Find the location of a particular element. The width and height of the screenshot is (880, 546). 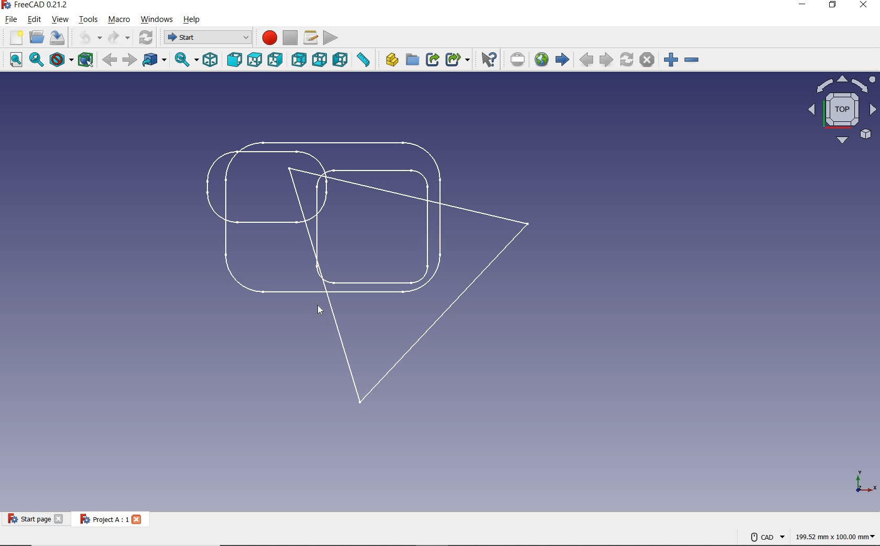

NEW is located at coordinates (13, 38).